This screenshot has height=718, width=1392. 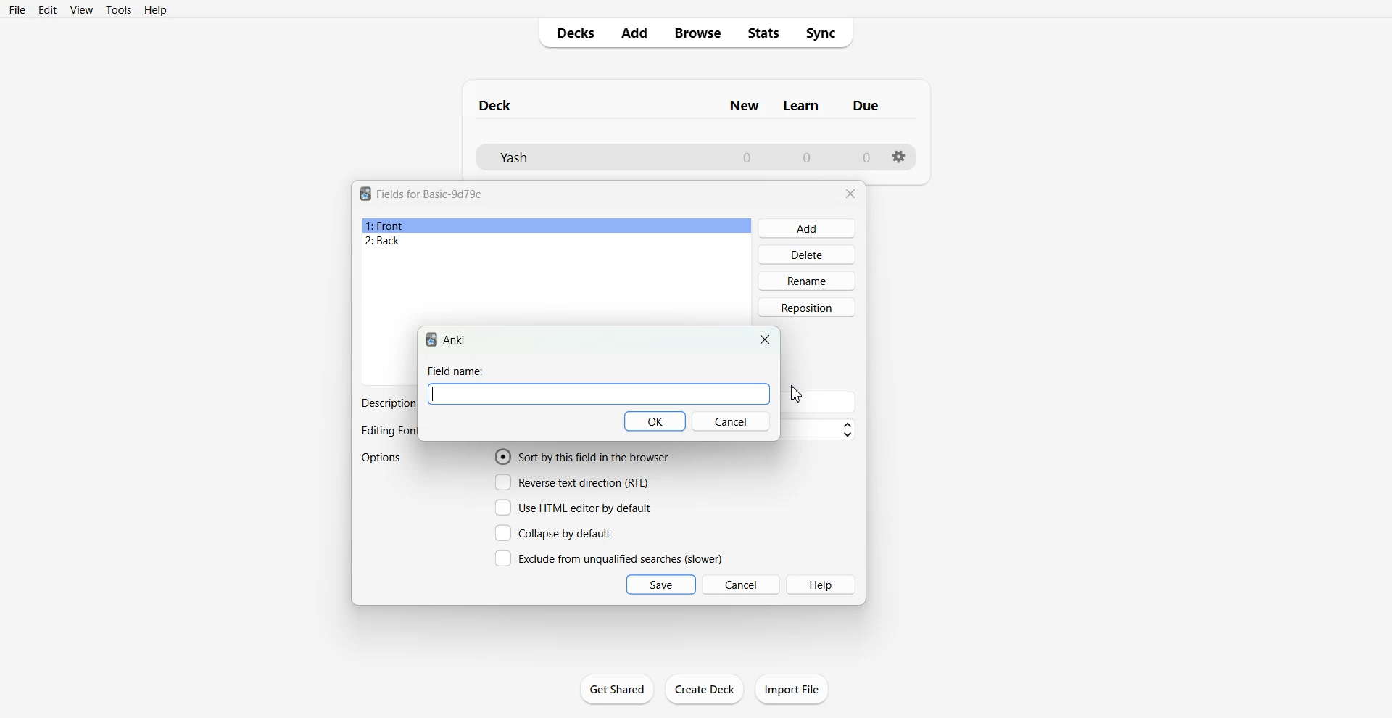 I want to click on Input box for field Name, so click(x=599, y=395).